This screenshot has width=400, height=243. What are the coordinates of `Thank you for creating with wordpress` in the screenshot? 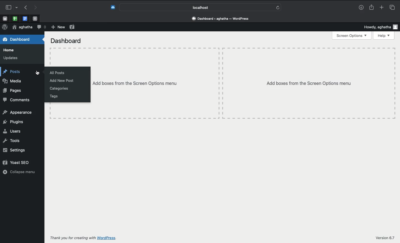 It's located at (92, 238).